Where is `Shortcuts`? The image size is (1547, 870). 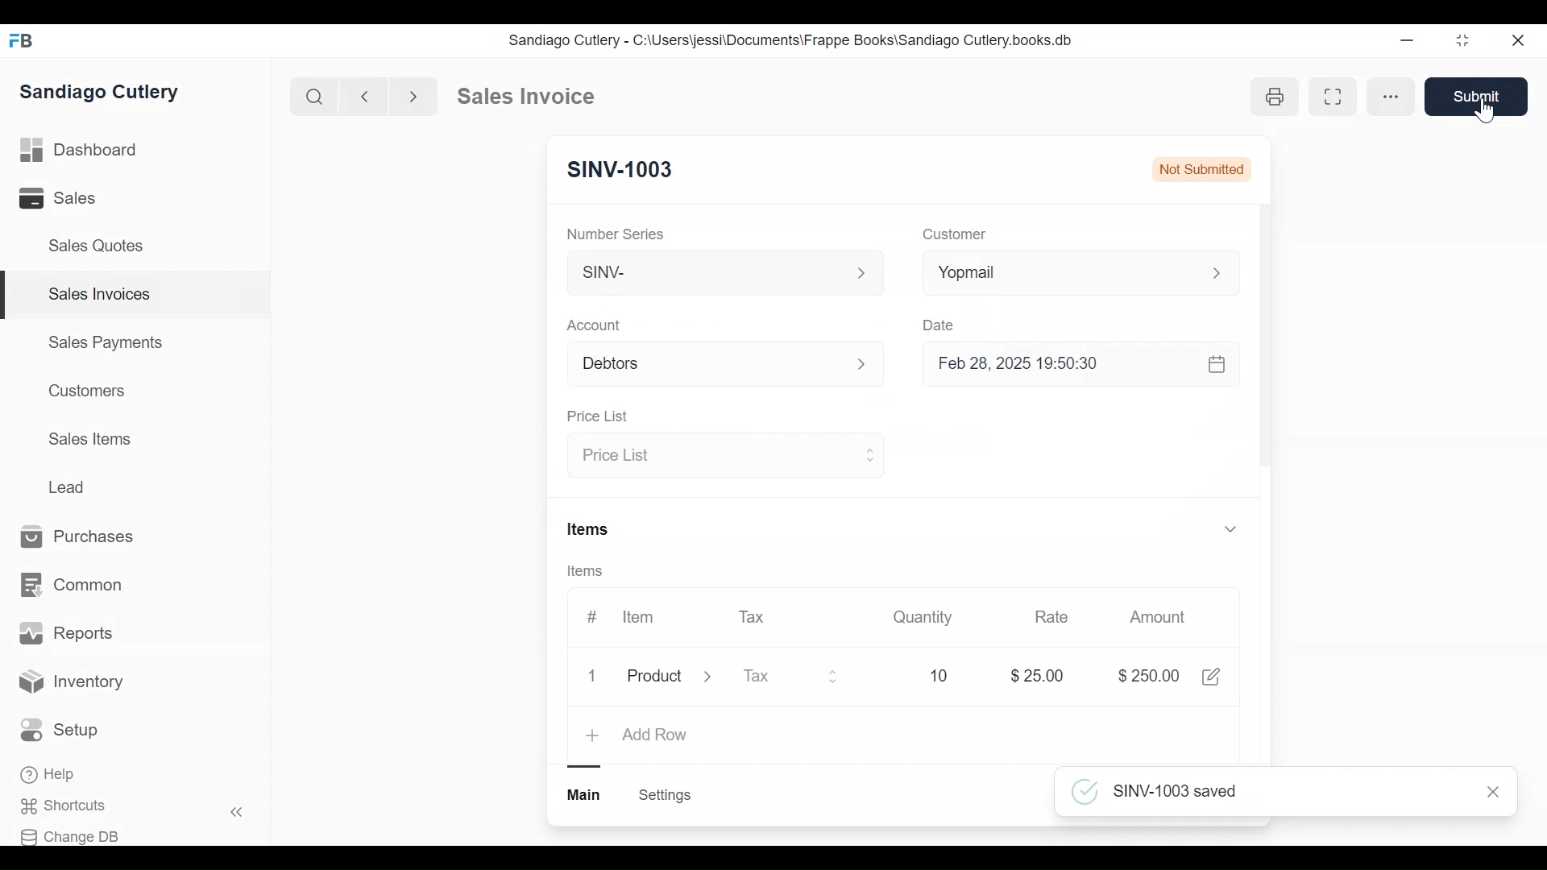 Shortcuts is located at coordinates (69, 806).